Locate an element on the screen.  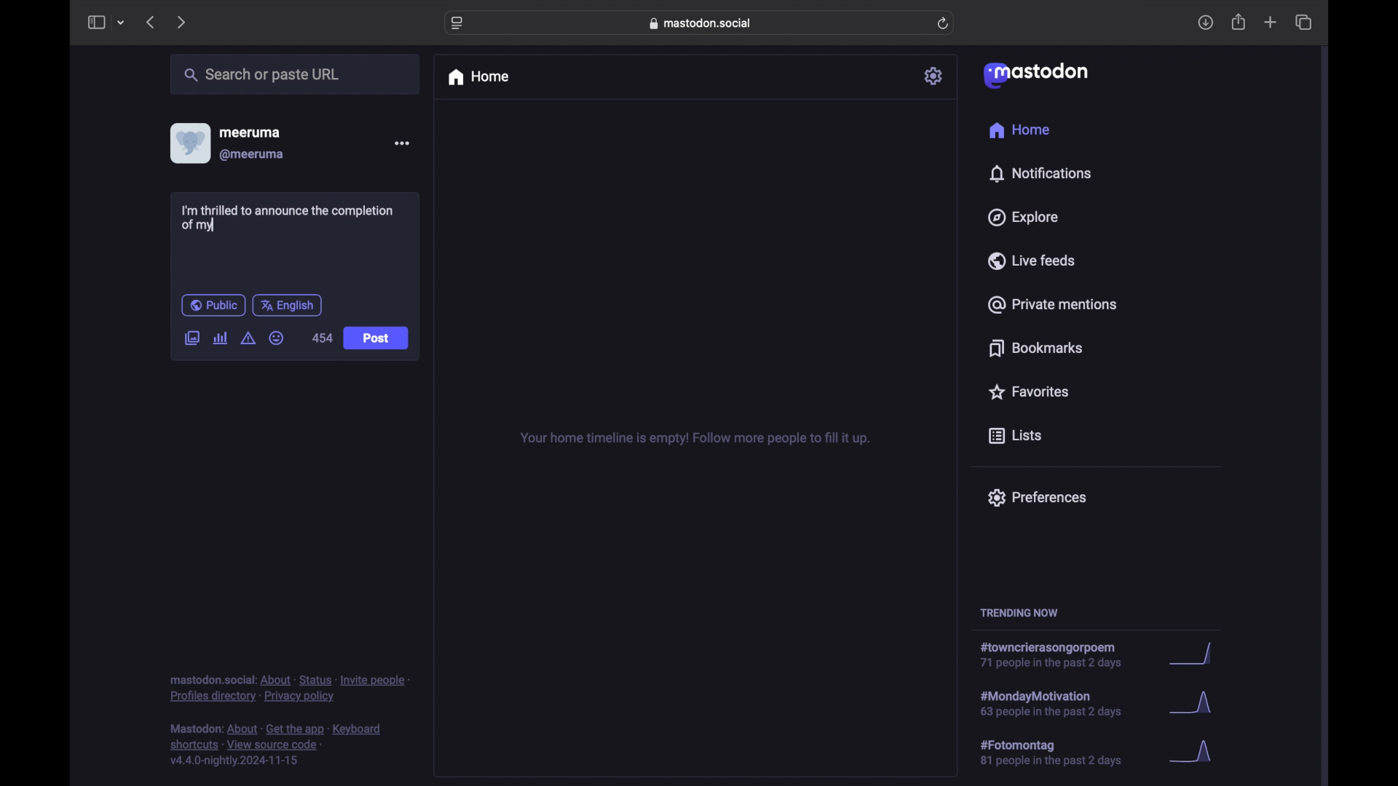
display picture is located at coordinates (189, 143).